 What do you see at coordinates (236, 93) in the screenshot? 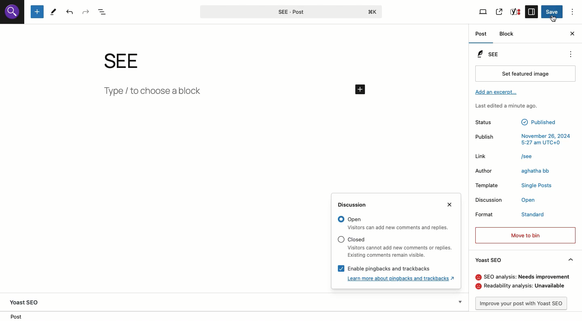
I see `type/Add new block` at bounding box center [236, 93].